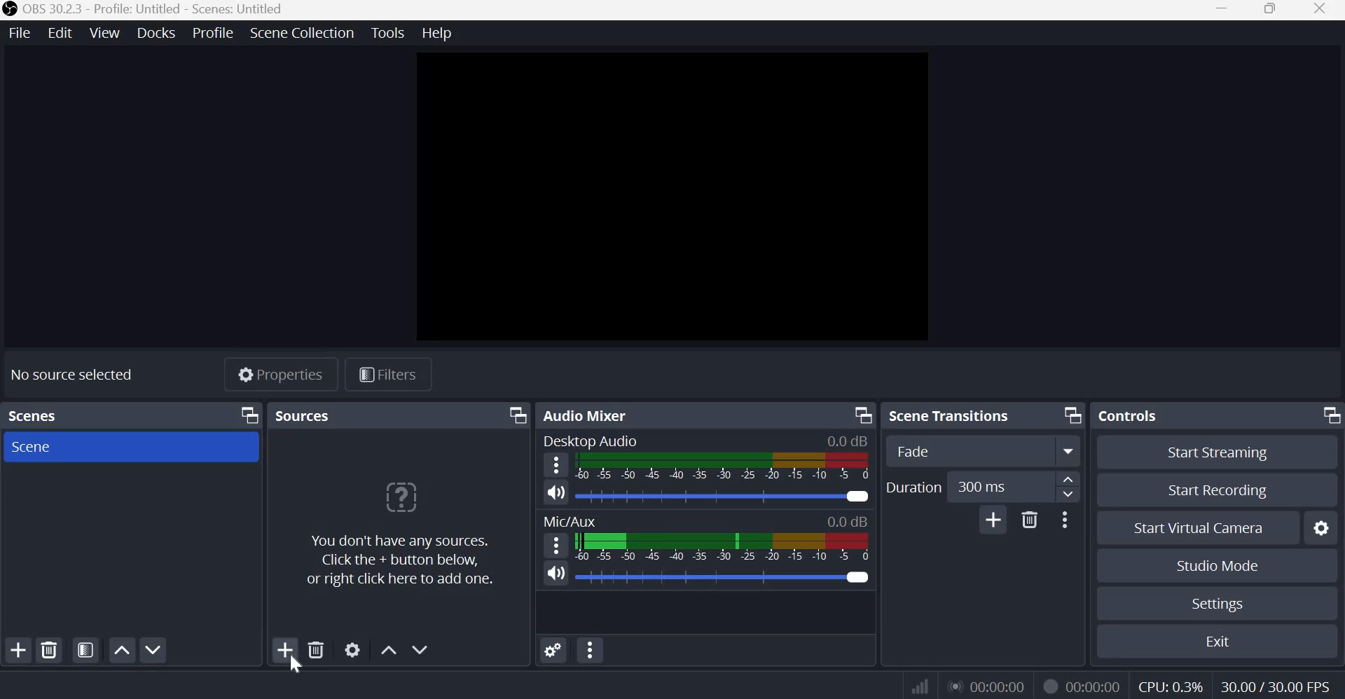 The image size is (1345, 699). What do you see at coordinates (857, 575) in the screenshot?
I see `Audio Slider` at bounding box center [857, 575].